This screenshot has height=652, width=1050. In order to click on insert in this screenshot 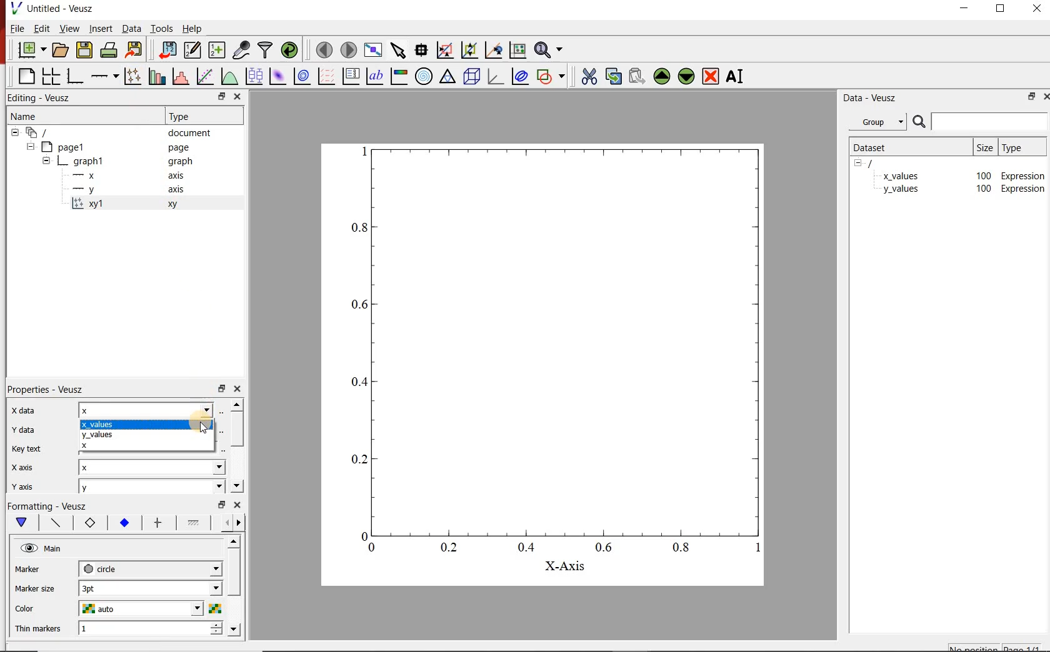, I will do `click(101, 28)`.